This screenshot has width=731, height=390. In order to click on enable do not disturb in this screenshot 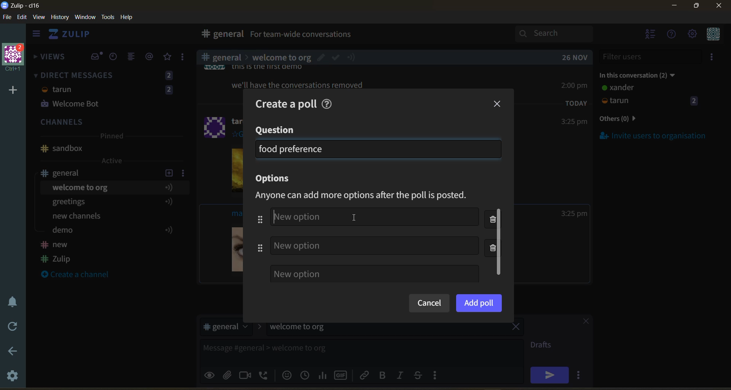, I will do `click(11, 301)`.